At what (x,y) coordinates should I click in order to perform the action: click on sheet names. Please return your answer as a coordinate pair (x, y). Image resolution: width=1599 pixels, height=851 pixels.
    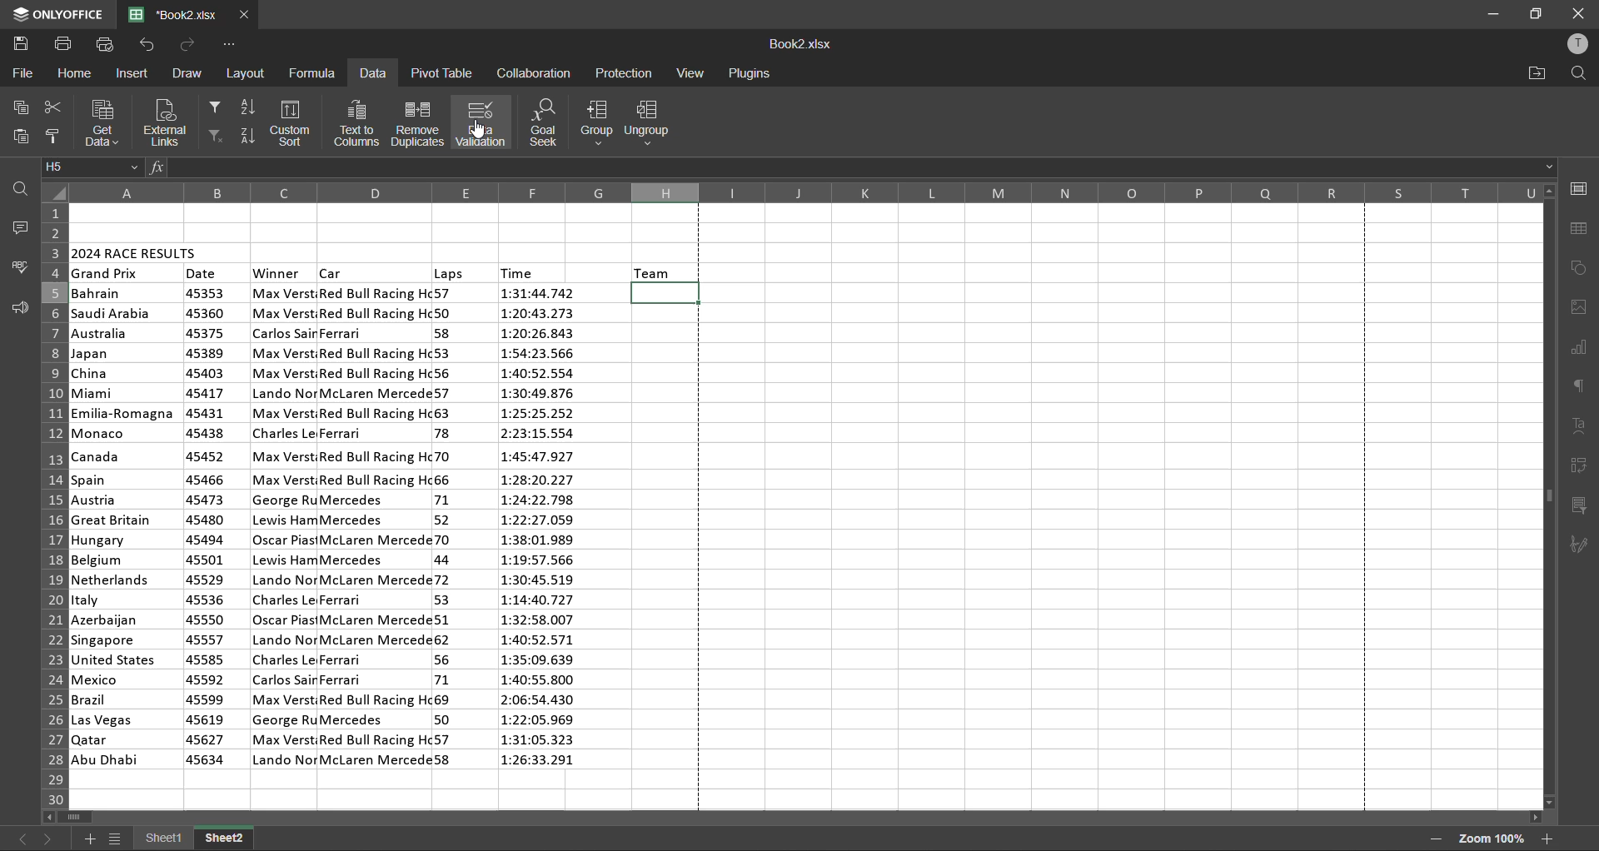
    Looking at the image, I should click on (195, 840).